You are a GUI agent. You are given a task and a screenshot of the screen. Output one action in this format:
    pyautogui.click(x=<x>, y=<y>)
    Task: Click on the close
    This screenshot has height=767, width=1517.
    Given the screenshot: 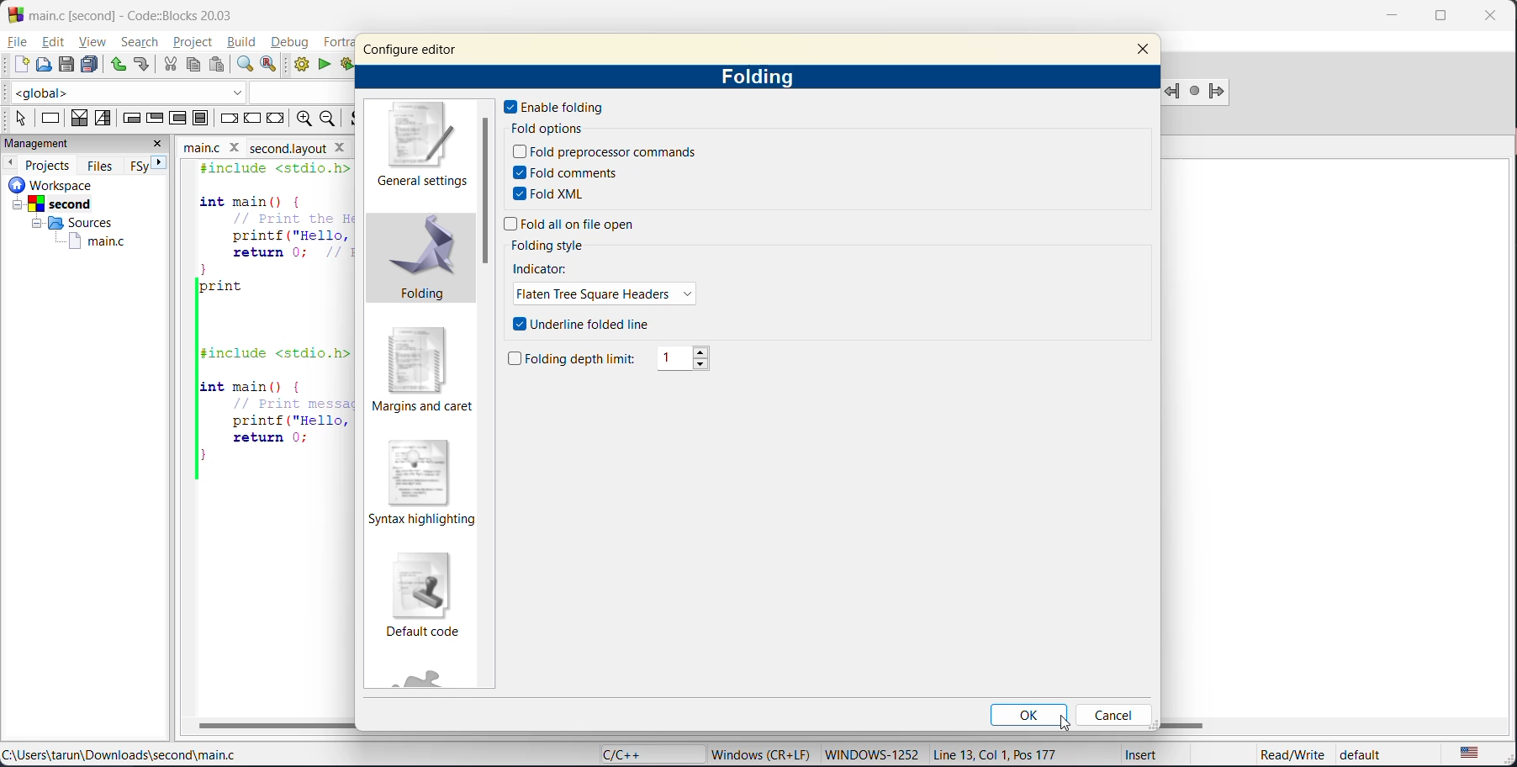 What is the action you would take?
    pyautogui.click(x=161, y=144)
    